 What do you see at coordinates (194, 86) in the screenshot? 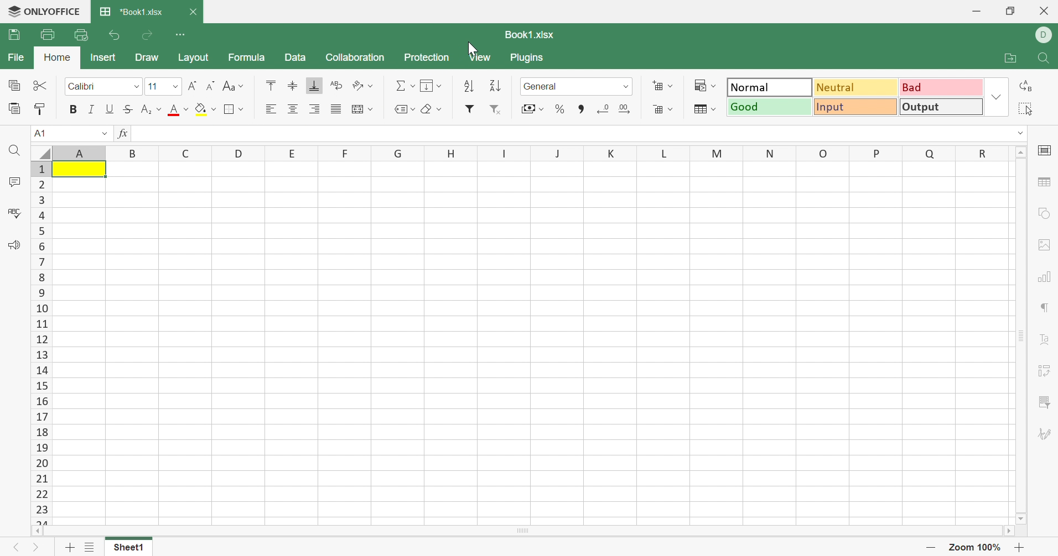
I see `Increment font size` at bounding box center [194, 86].